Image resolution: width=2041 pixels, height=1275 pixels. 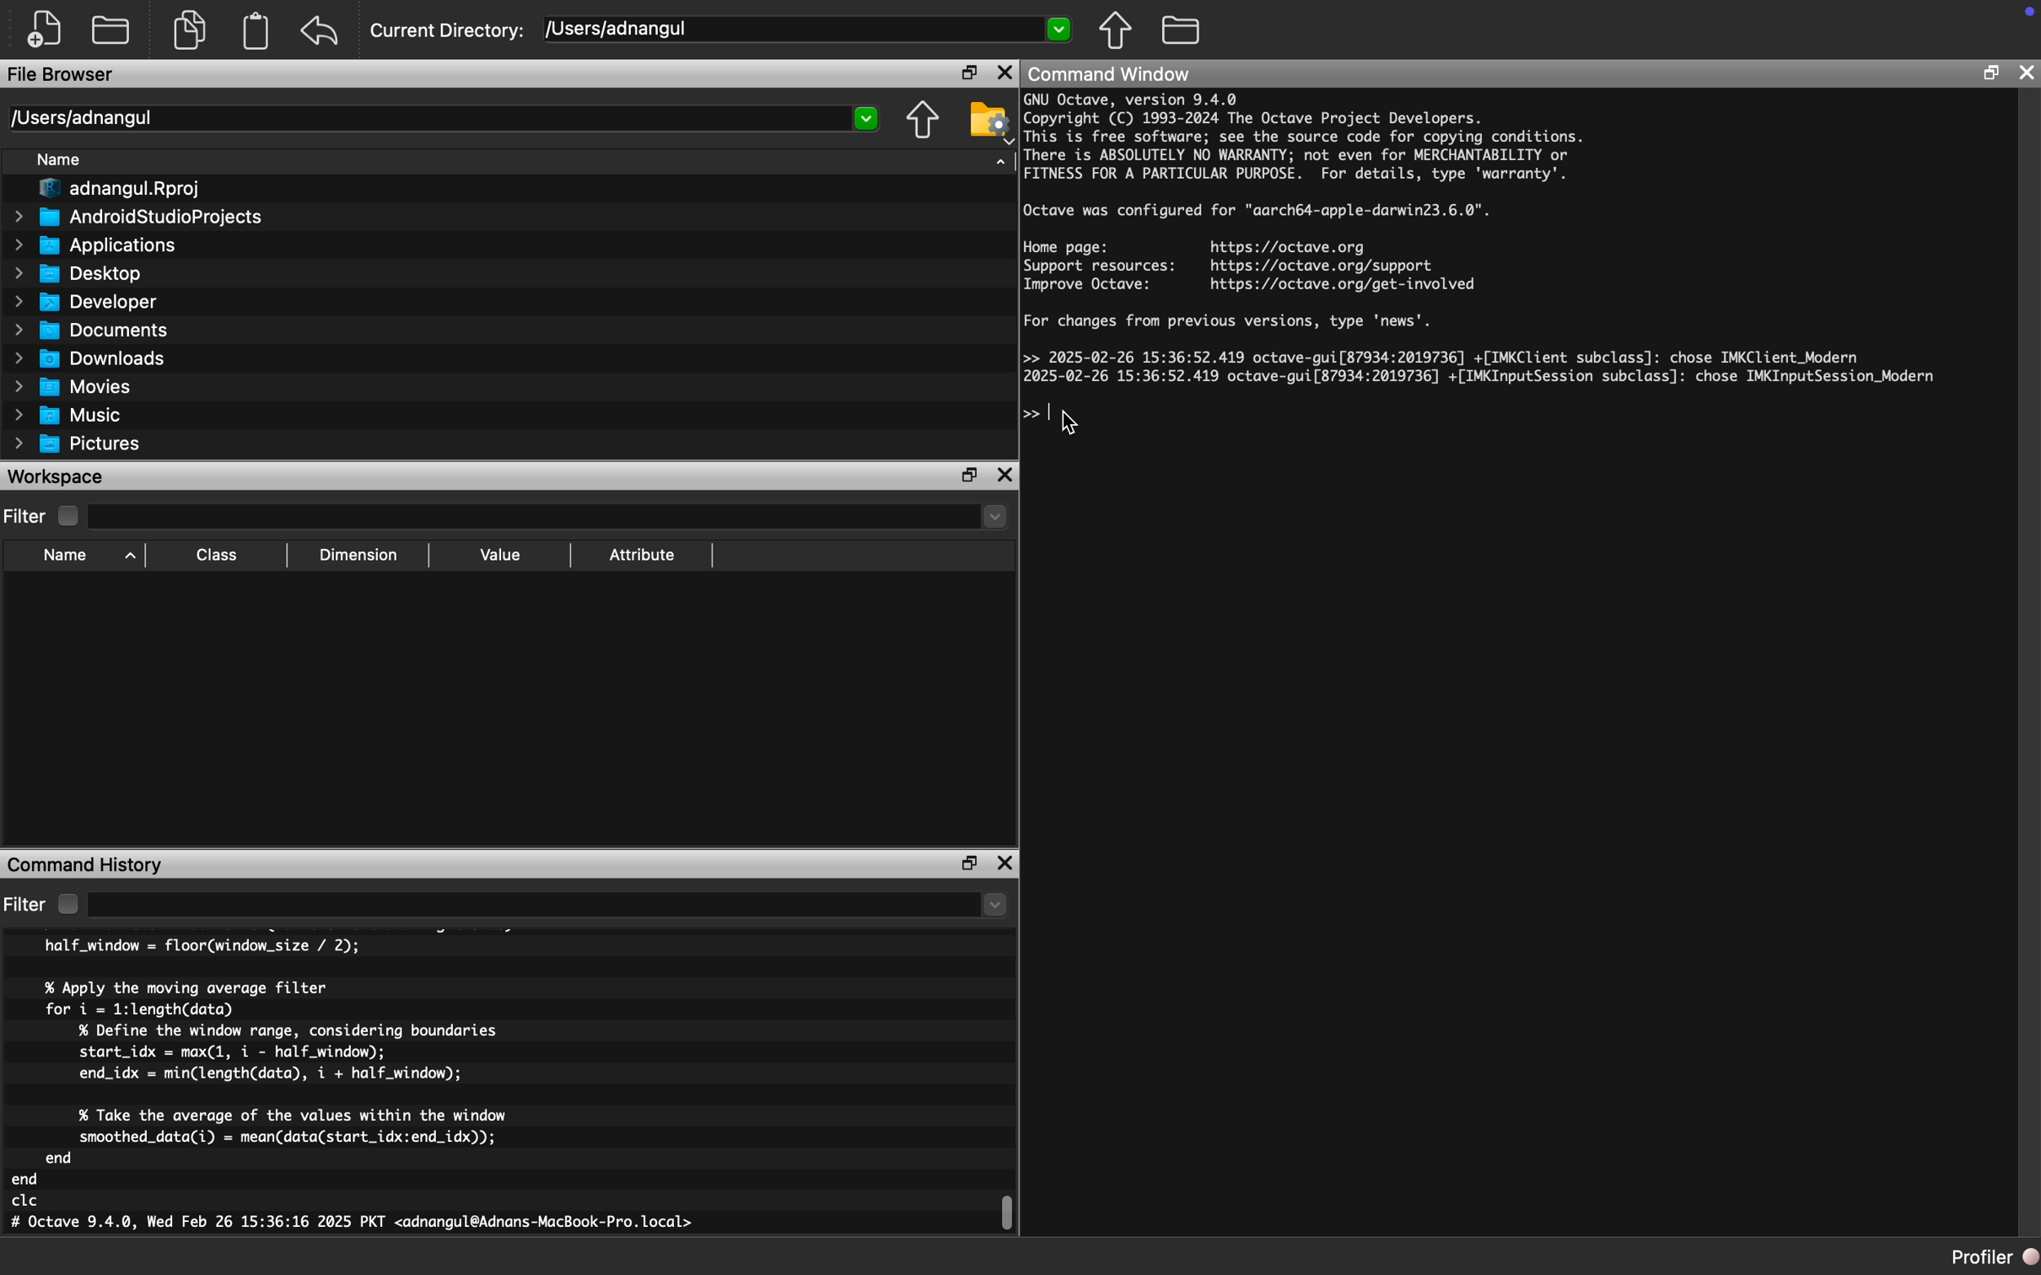 I want to click on Clipboard, so click(x=259, y=30).